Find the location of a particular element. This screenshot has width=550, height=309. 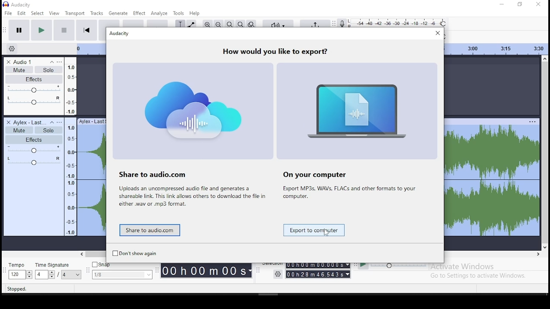

00h00M00s is located at coordinates (206, 271).